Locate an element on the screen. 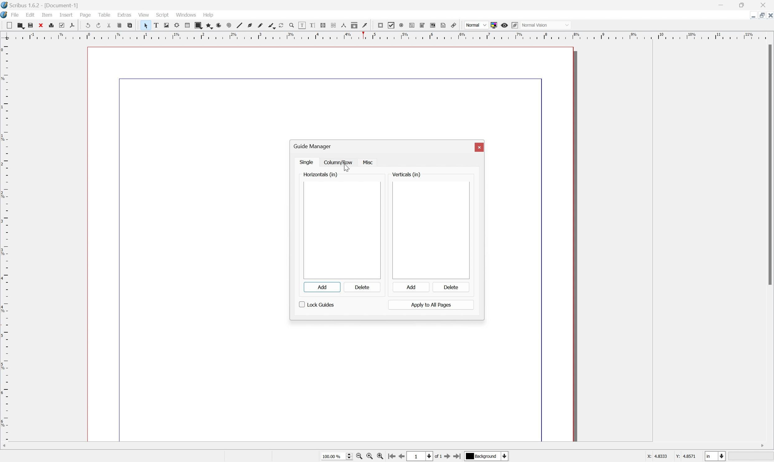 The width and height of the screenshot is (774, 462). select current layer is located at coordinates (485, 456).